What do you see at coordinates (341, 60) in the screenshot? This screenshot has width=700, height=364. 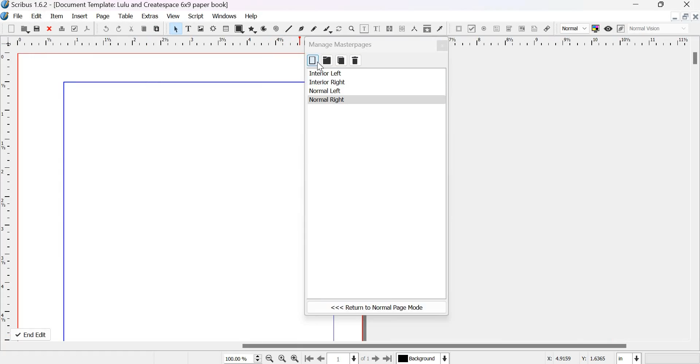 I see `duplicate the selected master page` at bounding box center [341, 60].